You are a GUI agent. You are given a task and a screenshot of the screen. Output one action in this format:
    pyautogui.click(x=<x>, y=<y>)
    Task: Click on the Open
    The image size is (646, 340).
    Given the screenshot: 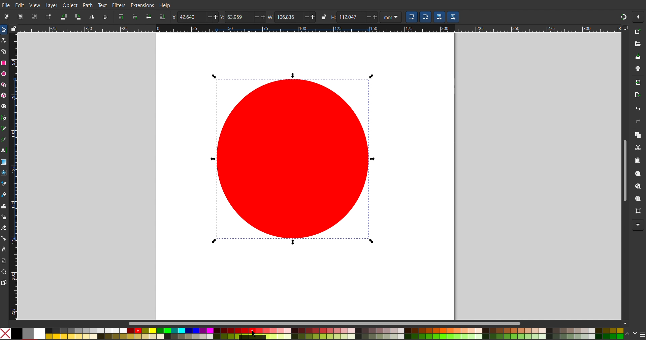 What is the action you would take?
    pyautogui.click(x=637, y=44)
    